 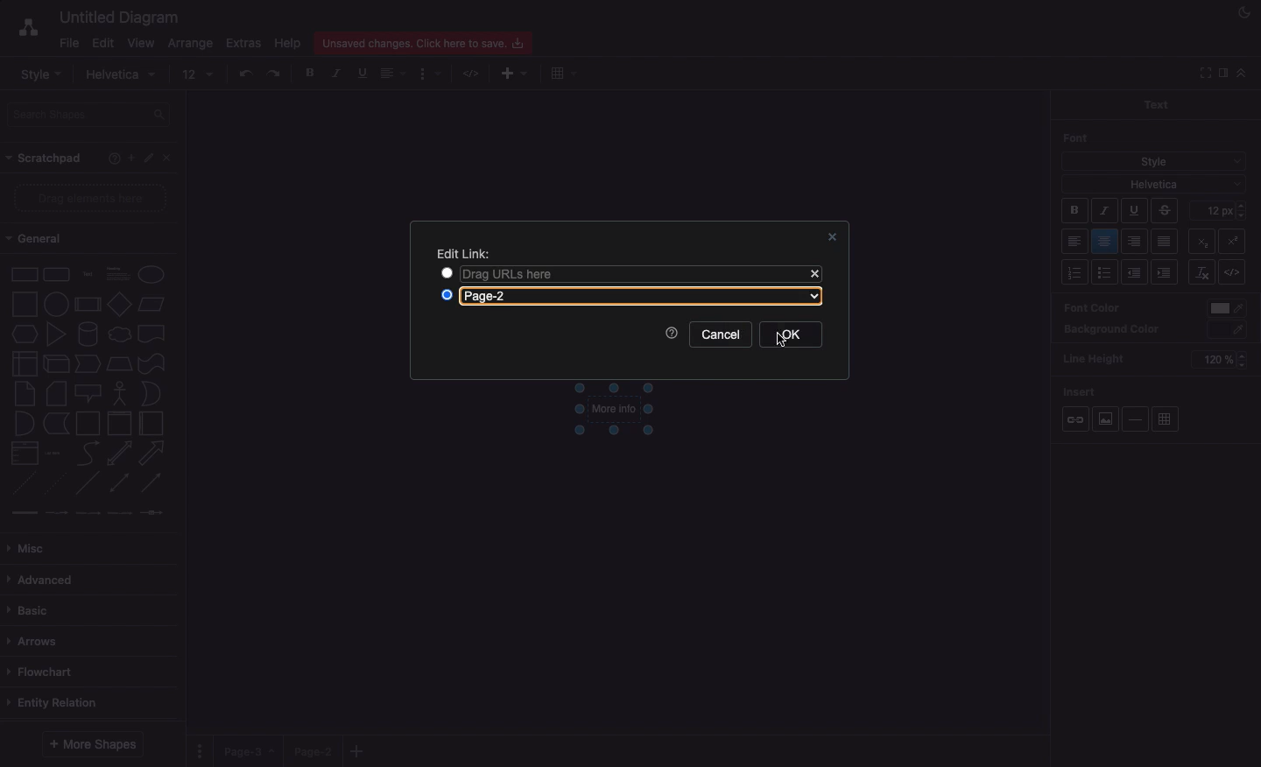 What do you see at coordinates (395, 75) in the screenshot?
I see `Align` at bounding box center [395, 75].